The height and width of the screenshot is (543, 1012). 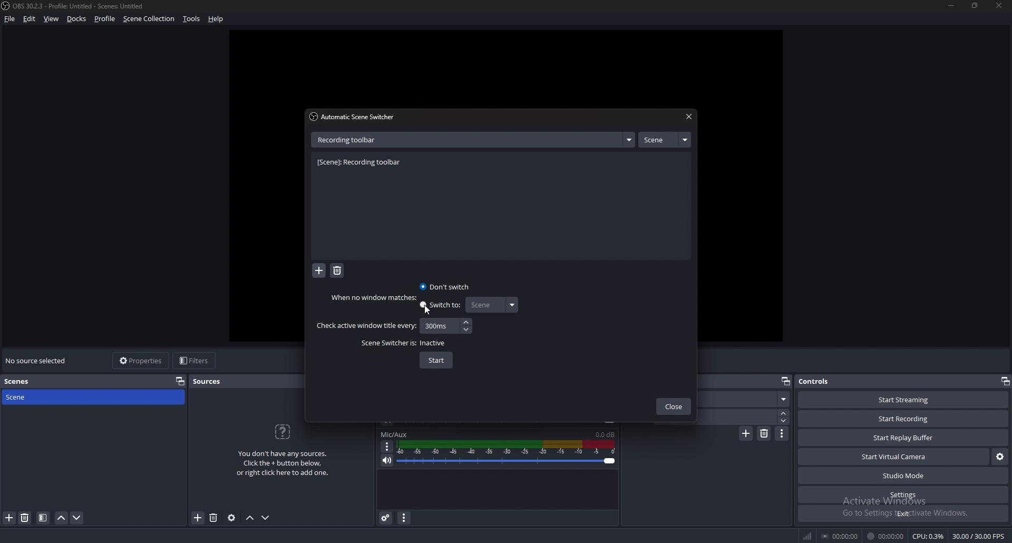 What do you see at coordinates (362, 163) in the screenshot?
I see `recording toolbar` at bounding box center [362, 163].